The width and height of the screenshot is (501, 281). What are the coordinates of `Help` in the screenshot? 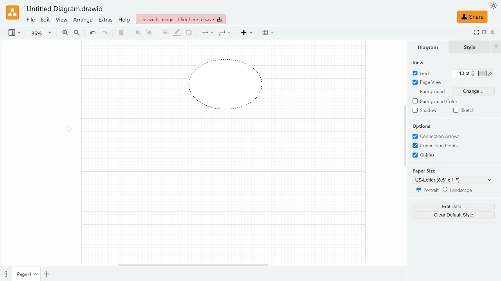 It's located at (124, 20).